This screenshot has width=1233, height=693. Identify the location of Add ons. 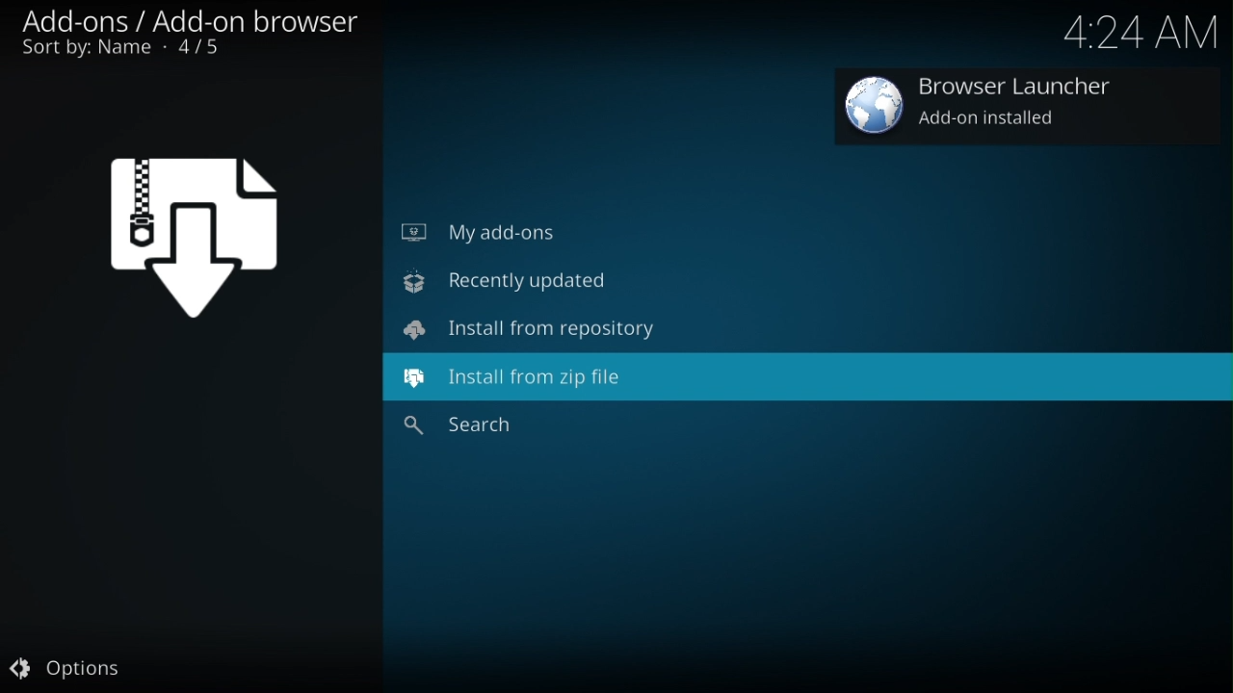
(197, 35).